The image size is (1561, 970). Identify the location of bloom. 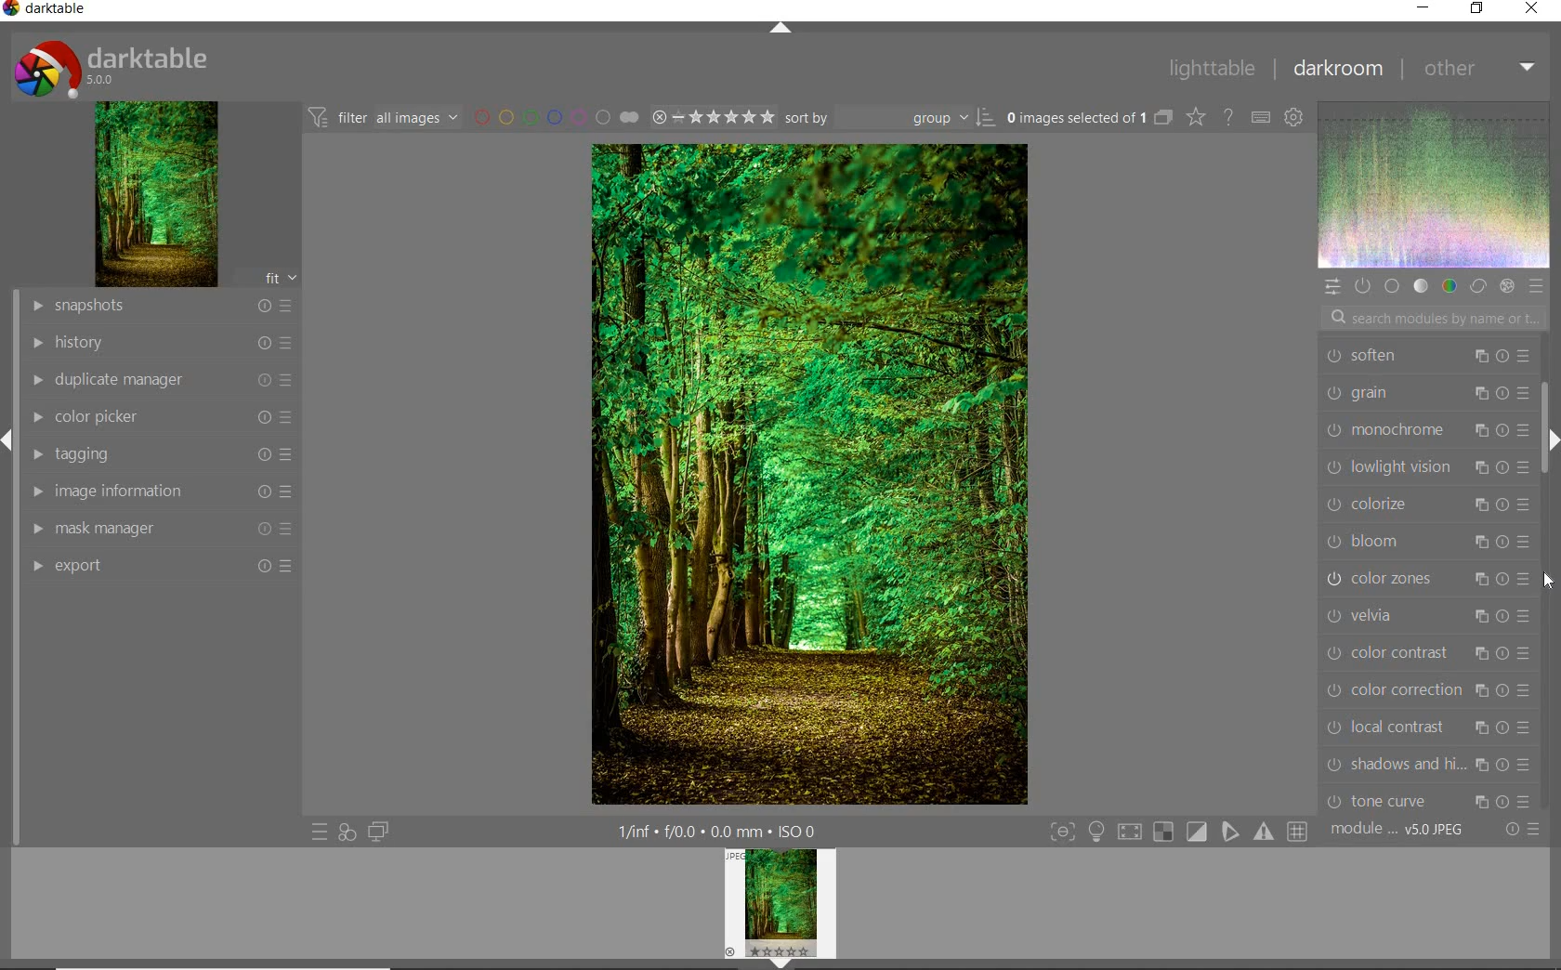
(1429, 541).